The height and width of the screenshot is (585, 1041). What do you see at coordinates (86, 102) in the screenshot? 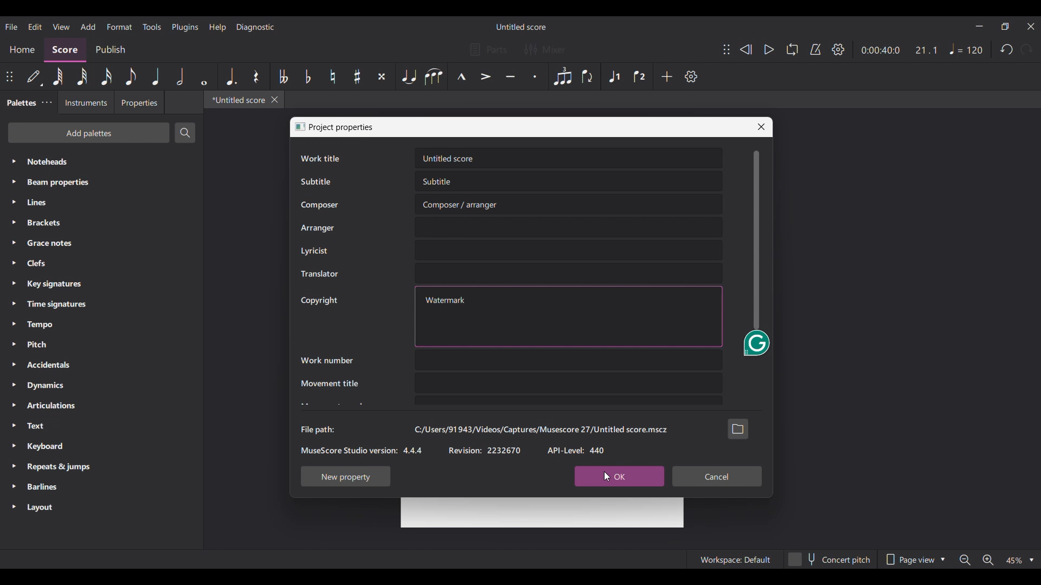
I see `Instruments` at bounding box center [86, 102].